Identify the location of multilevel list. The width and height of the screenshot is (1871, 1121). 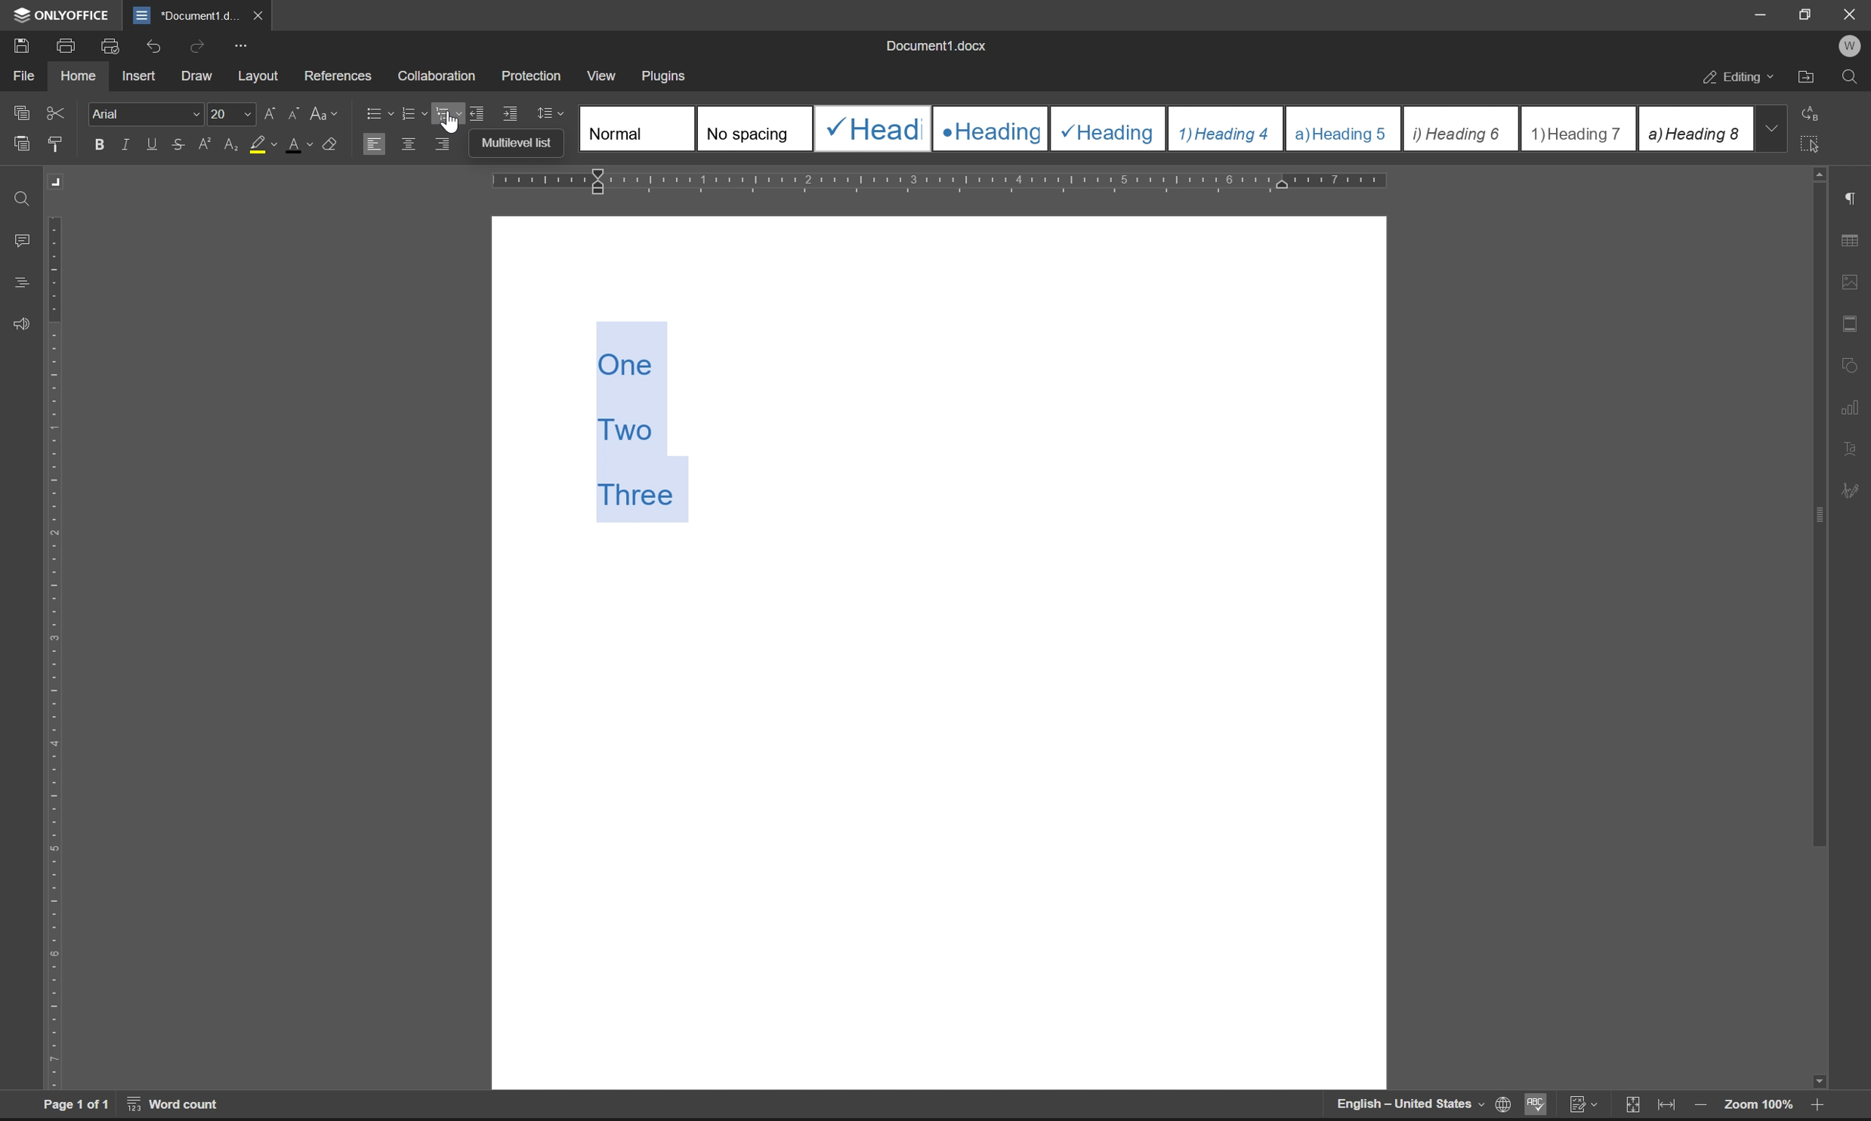
(523, 144).